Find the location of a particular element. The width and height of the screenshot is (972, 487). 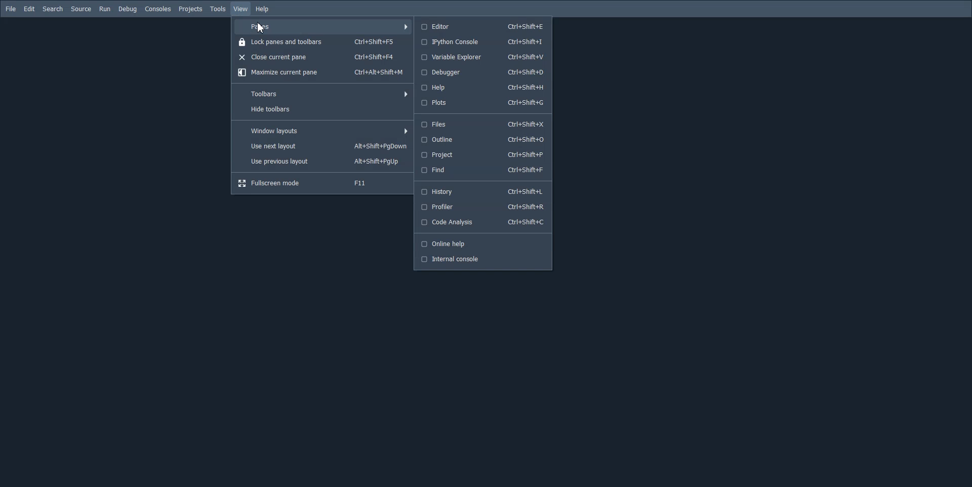

Files is located at coordinates (484, 125).